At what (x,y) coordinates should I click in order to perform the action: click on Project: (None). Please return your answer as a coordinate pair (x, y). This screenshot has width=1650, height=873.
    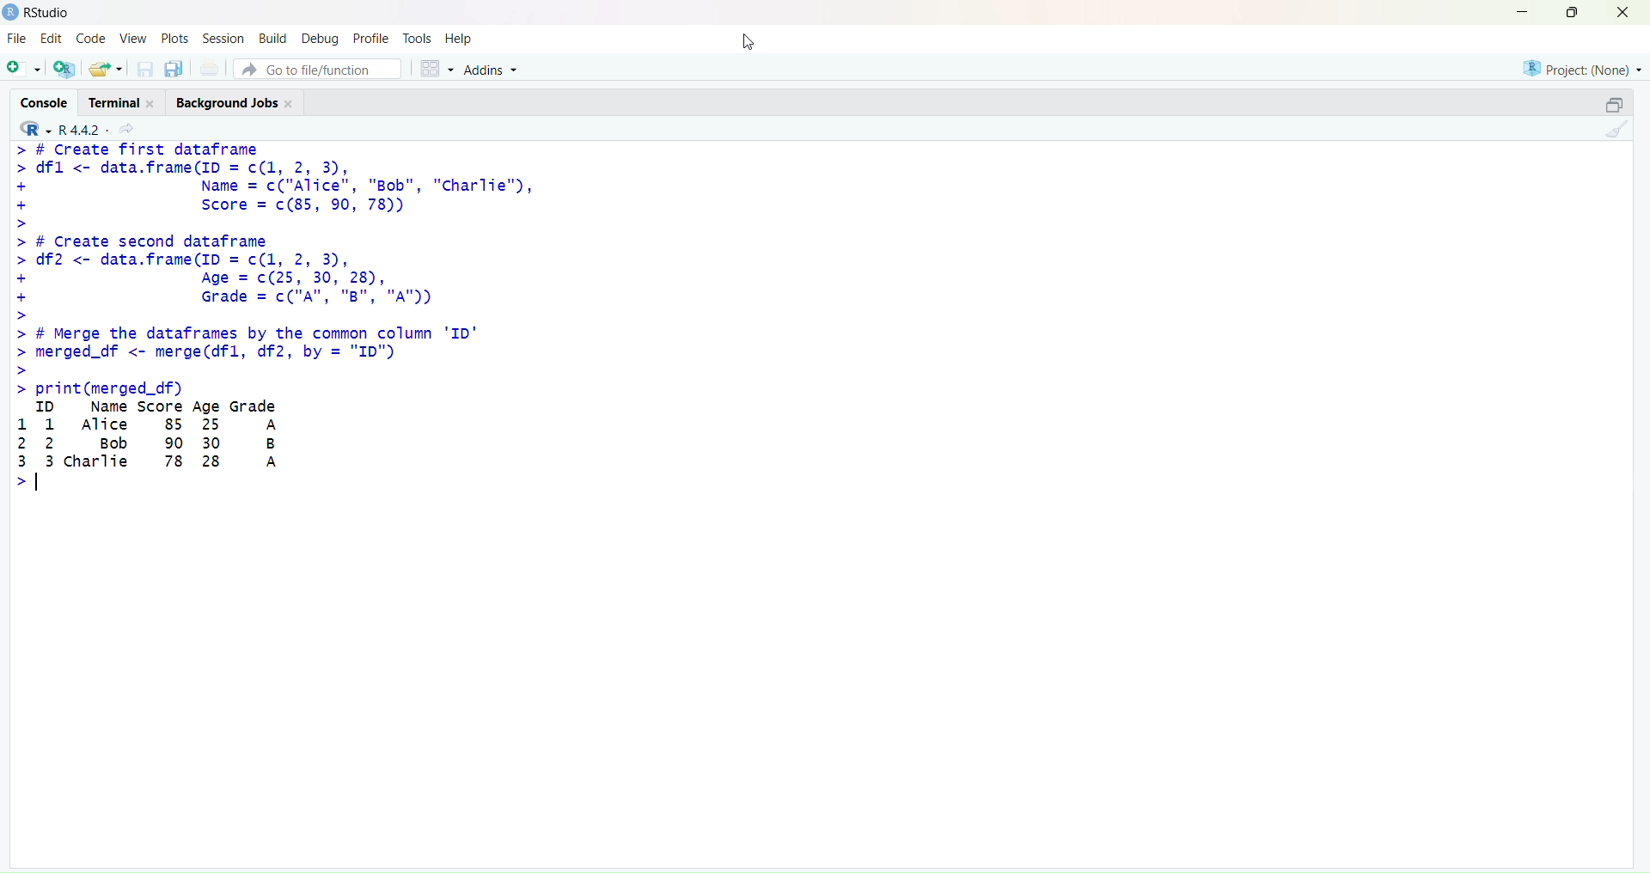
    Looking at the image, I should click on (1583, 68).